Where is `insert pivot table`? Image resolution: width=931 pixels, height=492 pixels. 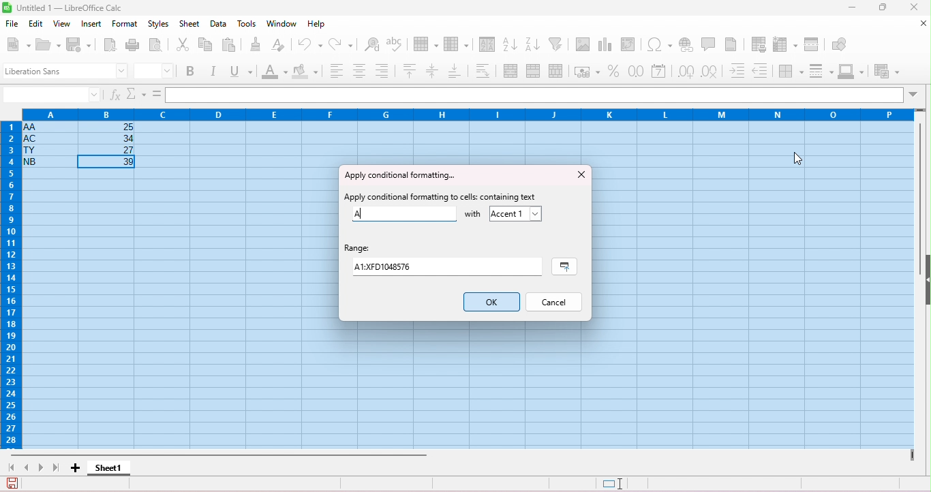 insert pivot table is located at coordinates (630, 44).